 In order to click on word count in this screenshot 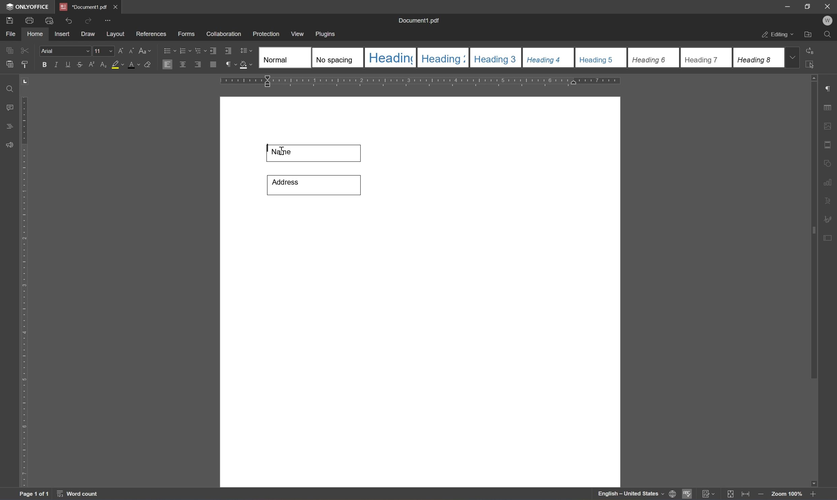, I will do `click(76, 495)`.